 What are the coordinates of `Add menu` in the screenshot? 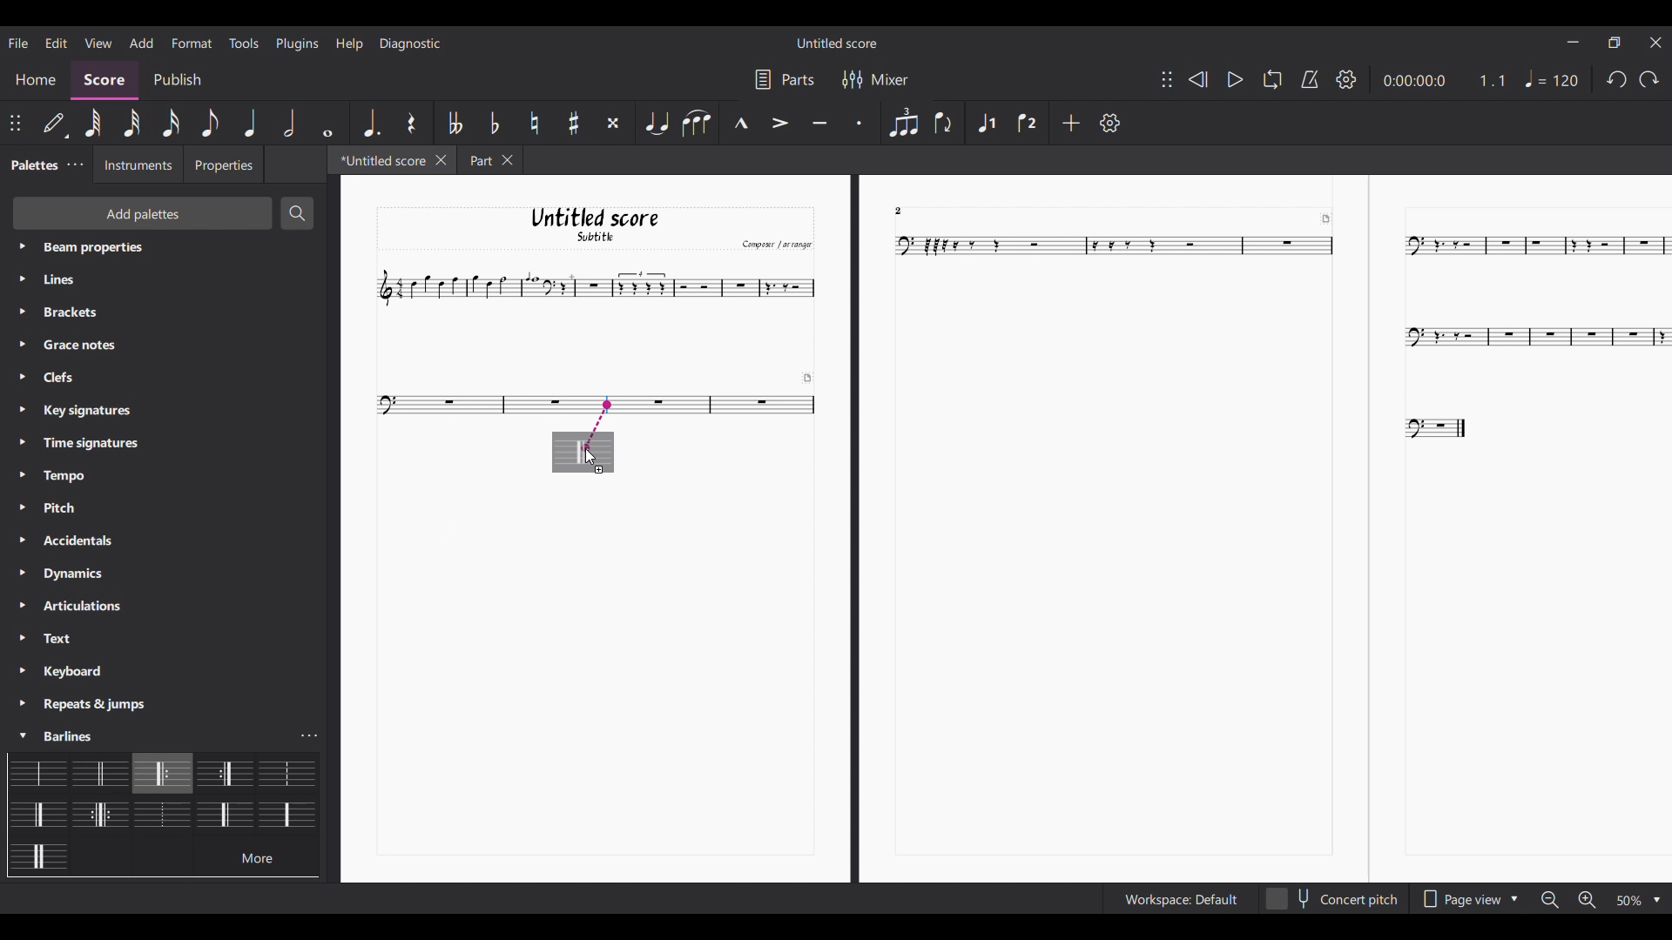 It's located at (141, 43).